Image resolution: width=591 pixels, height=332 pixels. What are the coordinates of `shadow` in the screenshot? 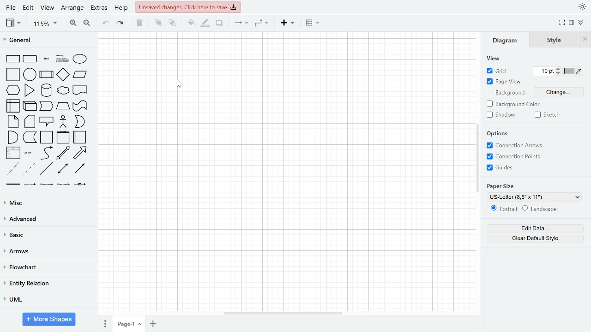 It's located at (219, 24).